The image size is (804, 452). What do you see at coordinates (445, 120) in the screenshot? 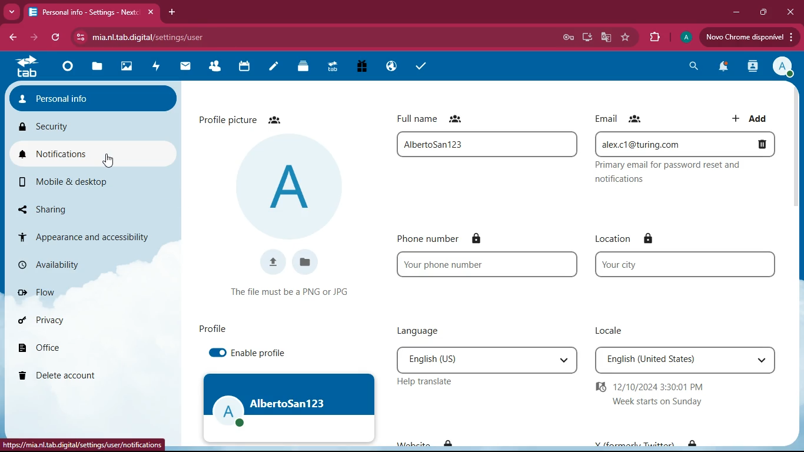
I see `full name` at bounding box center [445, 120].